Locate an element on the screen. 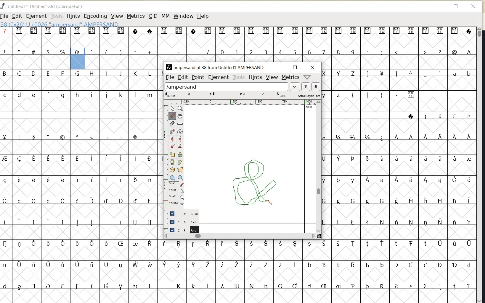  VIEW is located at coordinates (272, 77).